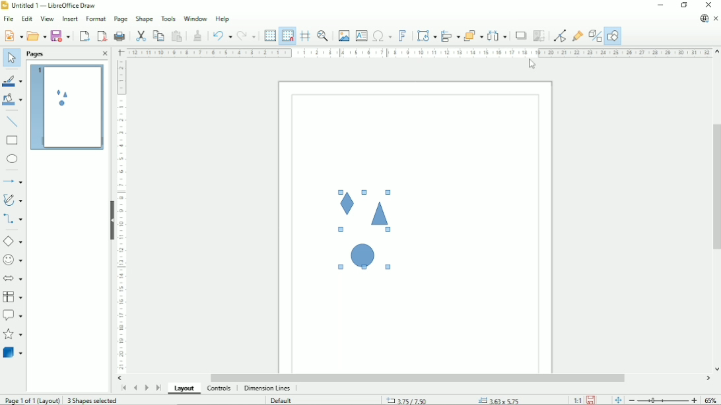 This screenshot has height=405, width=721. I want to click on Align objects, so click(450, 36).